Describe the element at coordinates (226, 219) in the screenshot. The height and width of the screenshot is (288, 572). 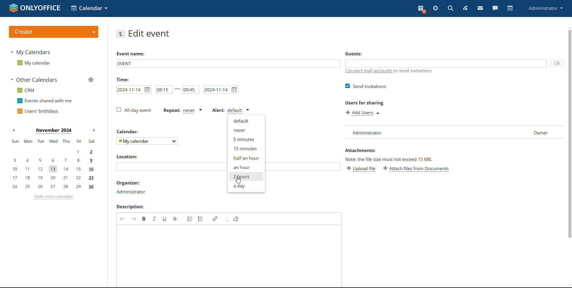
I see `unlink` at that location.